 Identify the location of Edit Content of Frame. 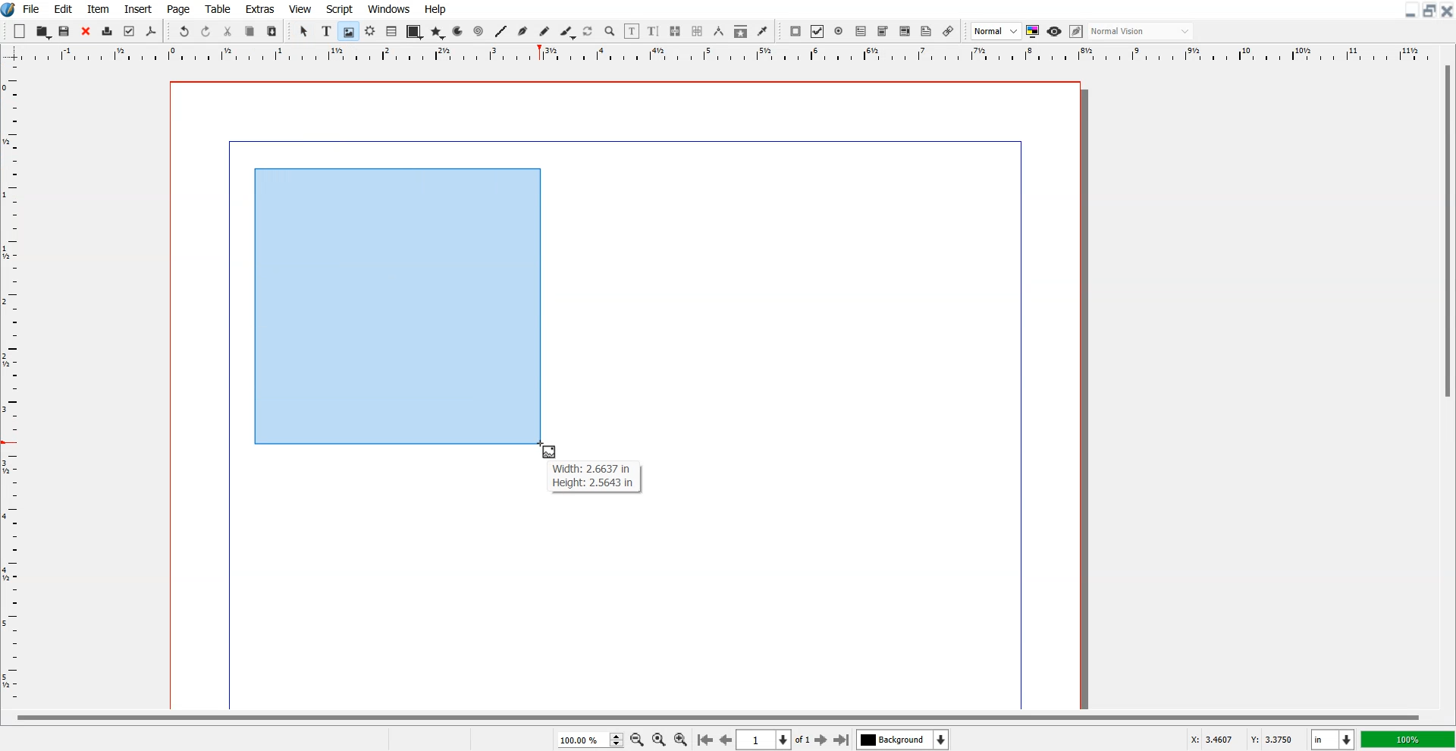
(632, 31).